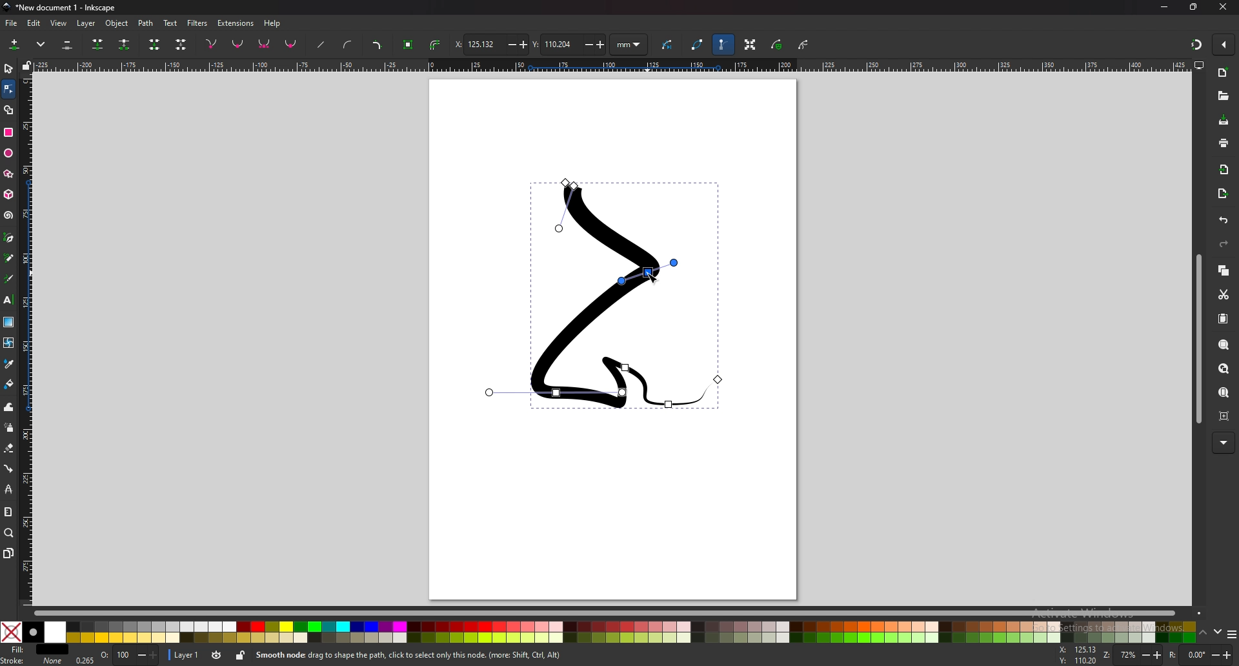  I want to click on drawing, so click(607, 292).